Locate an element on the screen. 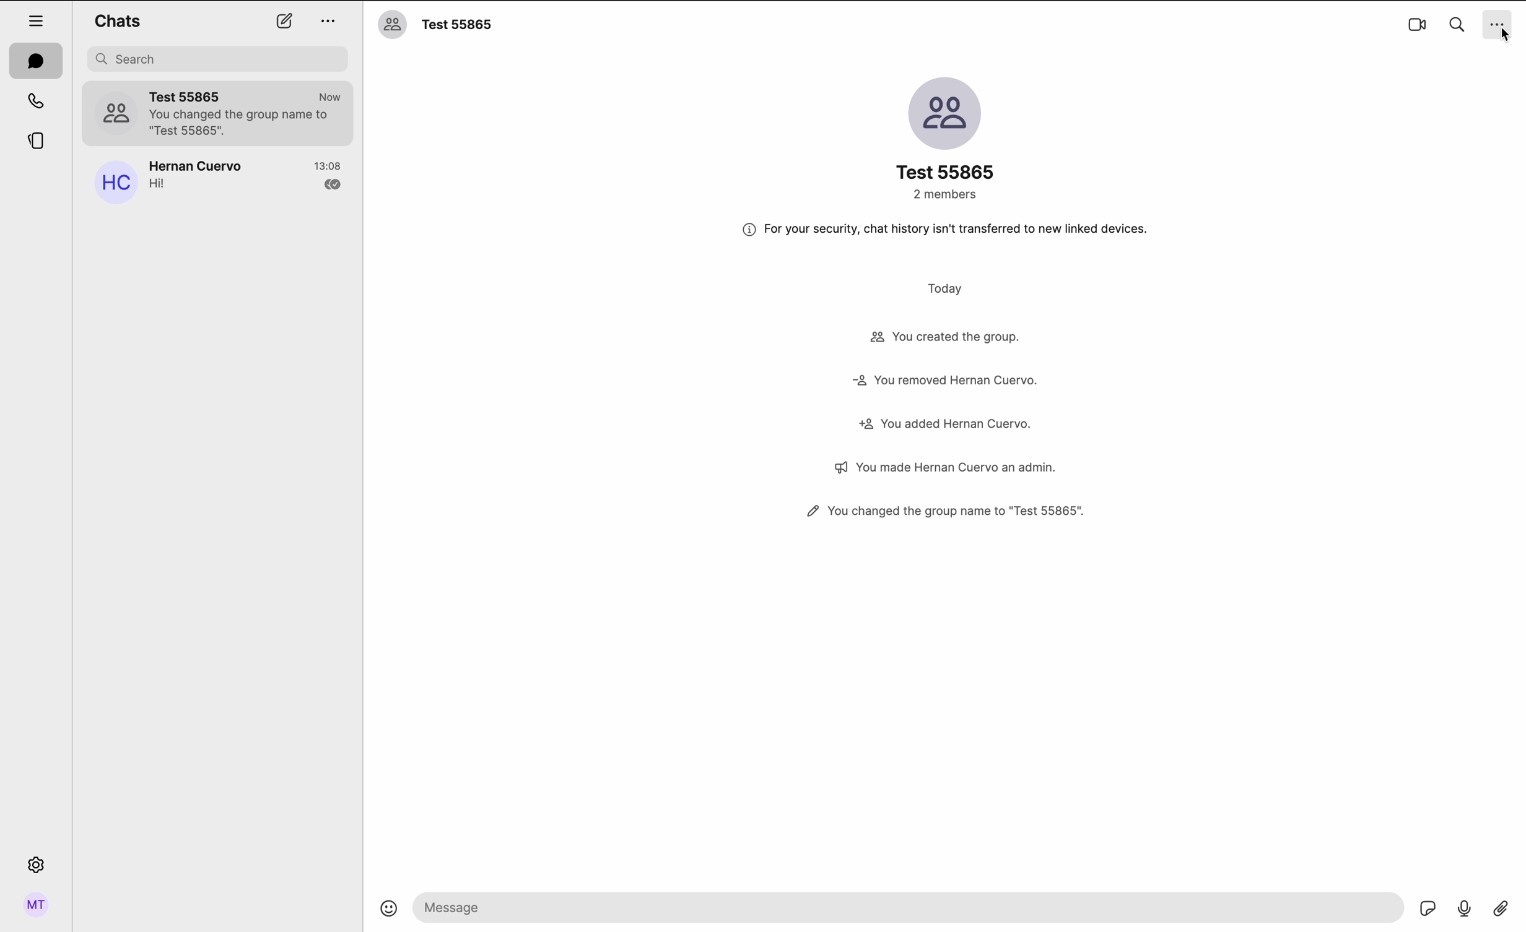 Image resolution: width=1526 pixels, height=932 pixels. click on more options is located at coordinates (1498, 27).